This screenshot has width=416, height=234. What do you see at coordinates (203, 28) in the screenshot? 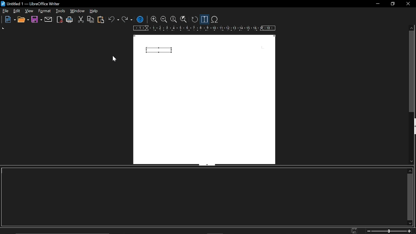
I see `scale` at bounding box center [203, 28].